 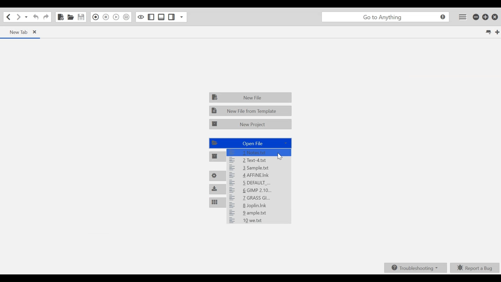 I want to click on Show specific Side Pane, so click(x=182, y=17).